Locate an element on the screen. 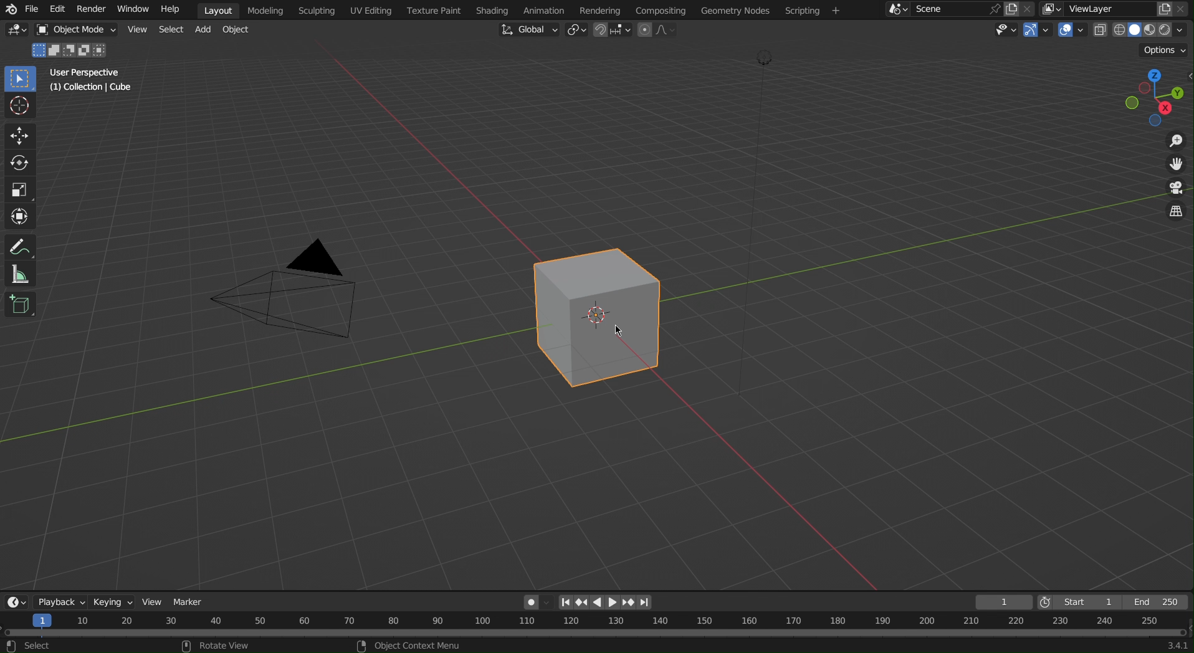 The height and width of the screenshot is (653, 1194). Merge is located at coordinates (55, 49).